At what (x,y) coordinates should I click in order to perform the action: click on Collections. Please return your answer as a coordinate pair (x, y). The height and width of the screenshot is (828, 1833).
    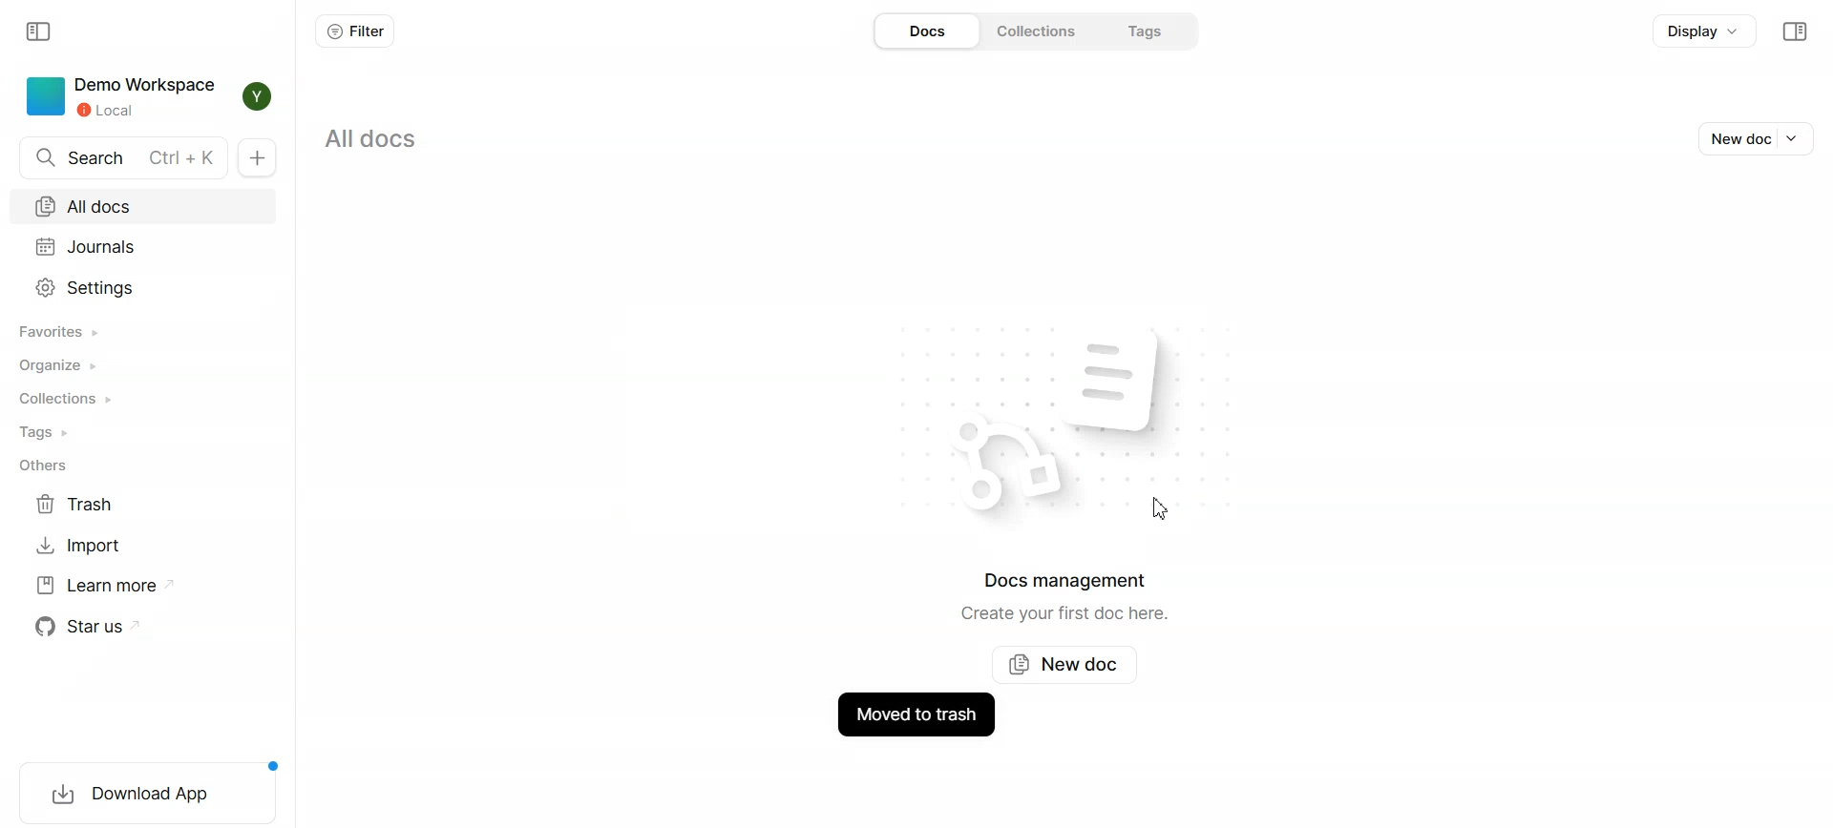
    Looking at the image, I should click on (143, 400).